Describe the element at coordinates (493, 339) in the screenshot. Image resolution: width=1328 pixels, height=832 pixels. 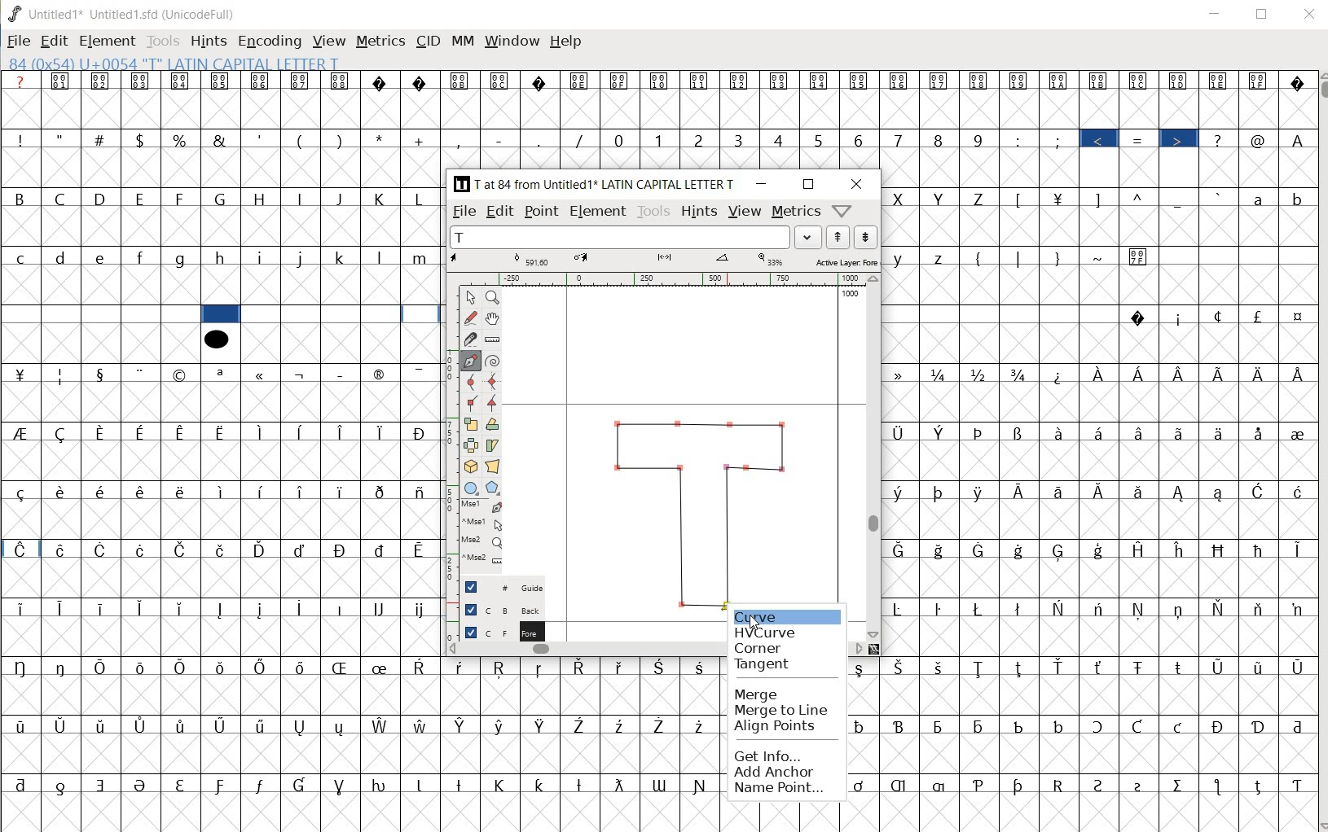
I see `ruler` at that location.